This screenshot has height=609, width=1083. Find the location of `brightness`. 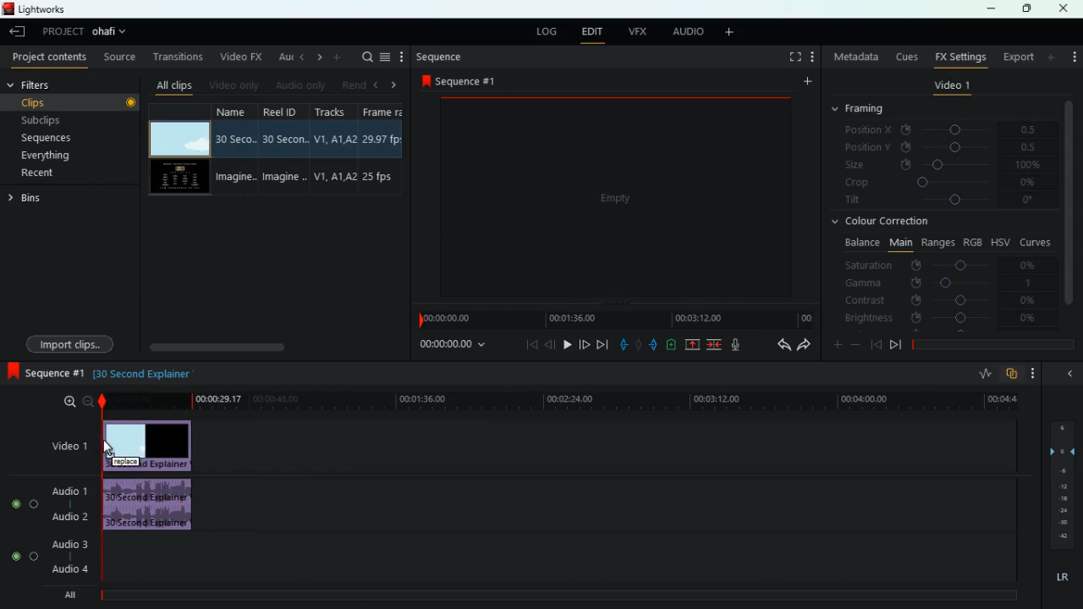

brightness is located at coordinates (942, 319).